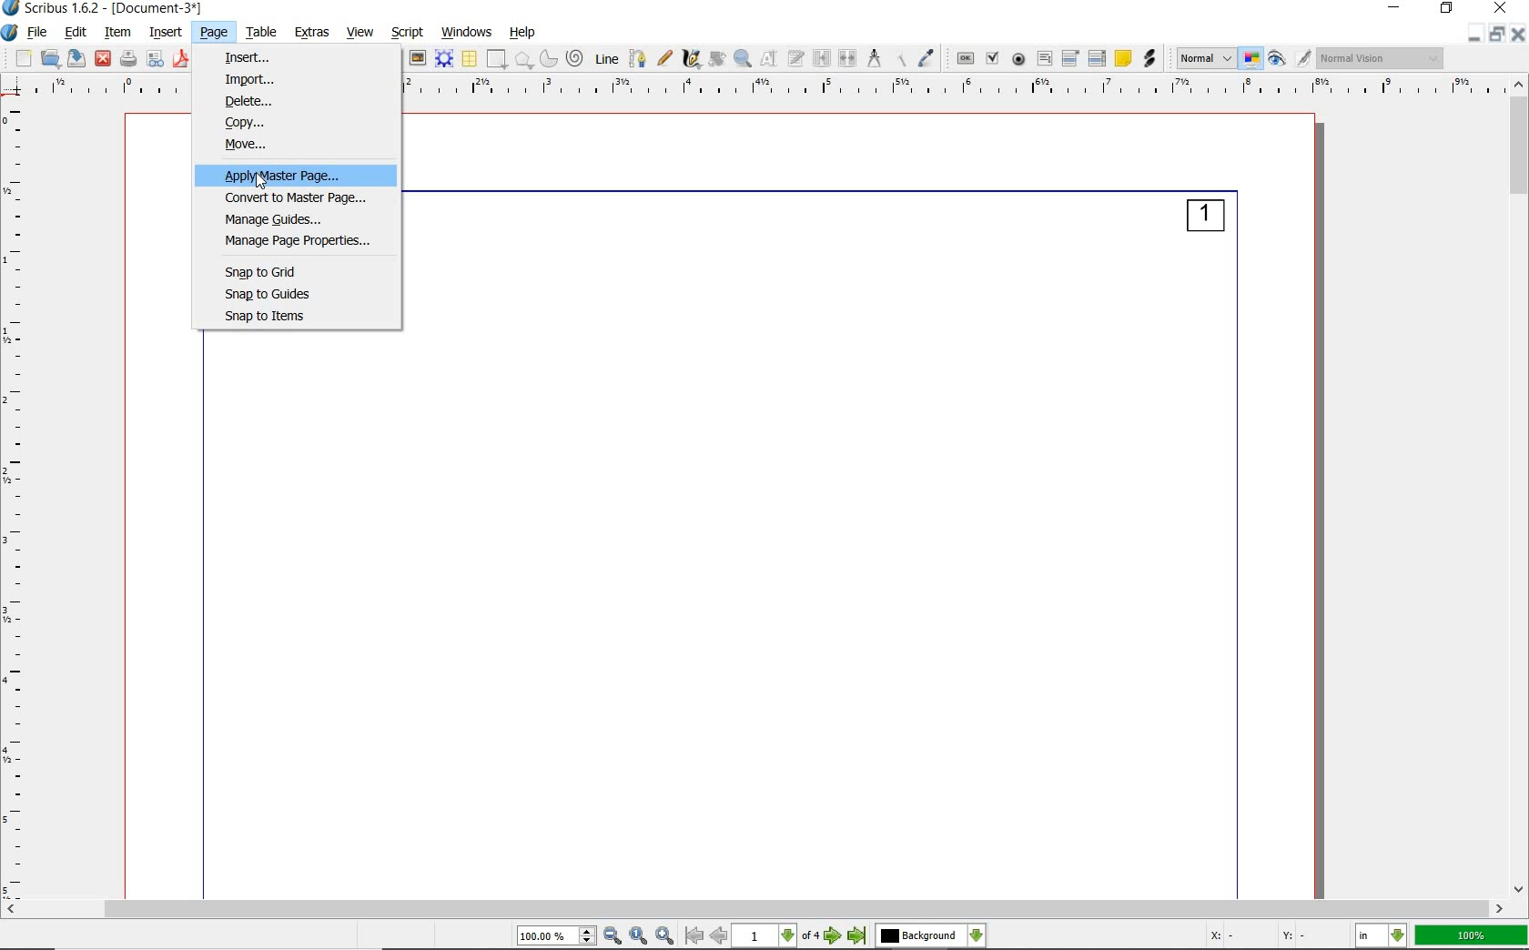 This screenshot has width=1529, height=950. I want to click on select current zoom level, so click(558, 936).